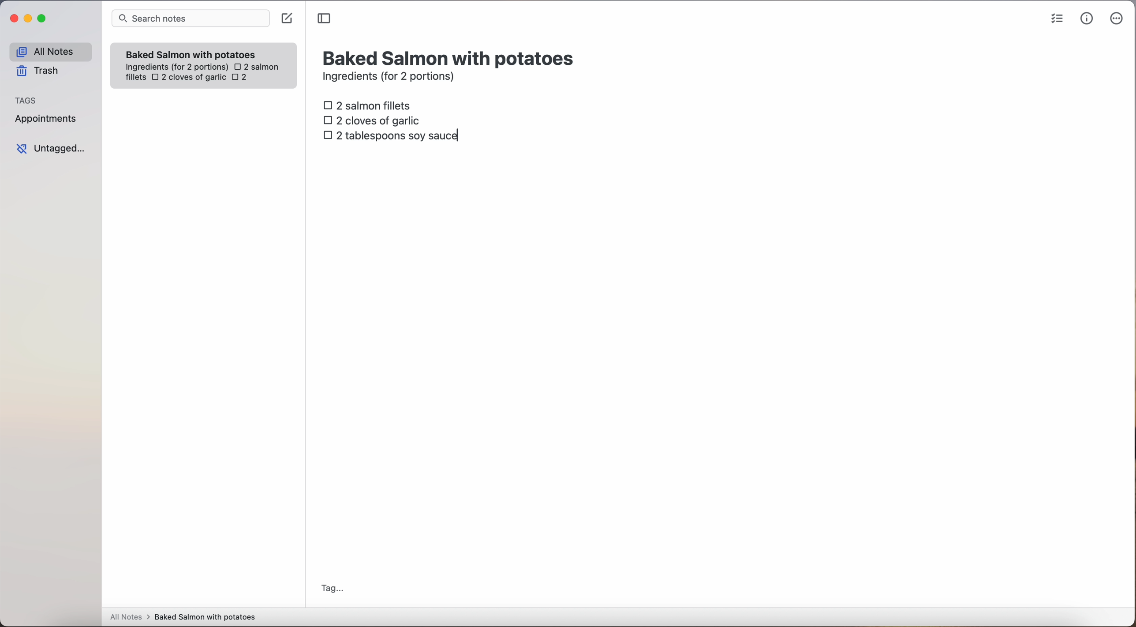 This screenshot has width=1136, height=627. Describe the element at coordinates (242, 78) in the screenshot. I see `2 ` at that location.